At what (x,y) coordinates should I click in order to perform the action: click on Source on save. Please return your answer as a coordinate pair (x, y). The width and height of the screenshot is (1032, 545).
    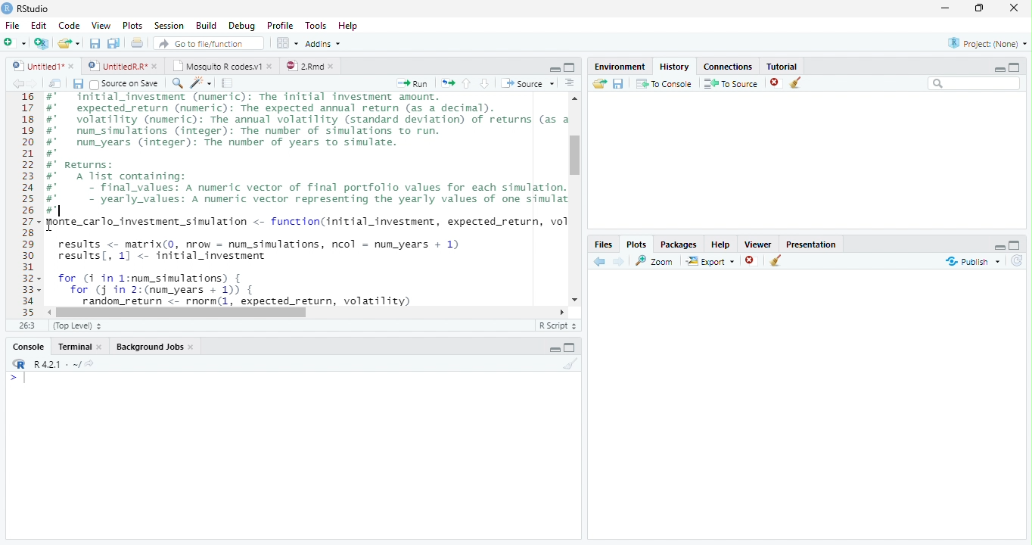
    Looking at the image, I should click on (126, 84).